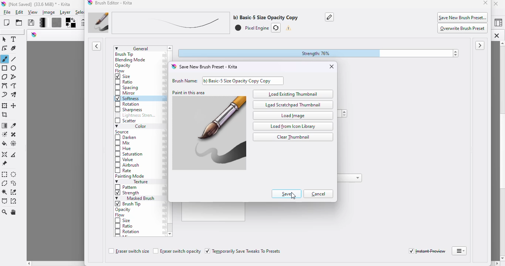 This screenshot has width=505, height=266. I want to click on transform a layer or a section, so click(5, 106).